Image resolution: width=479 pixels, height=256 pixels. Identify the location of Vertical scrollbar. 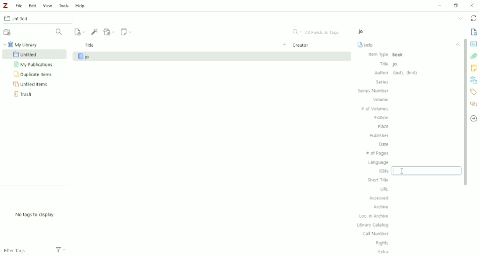
(464, 112).